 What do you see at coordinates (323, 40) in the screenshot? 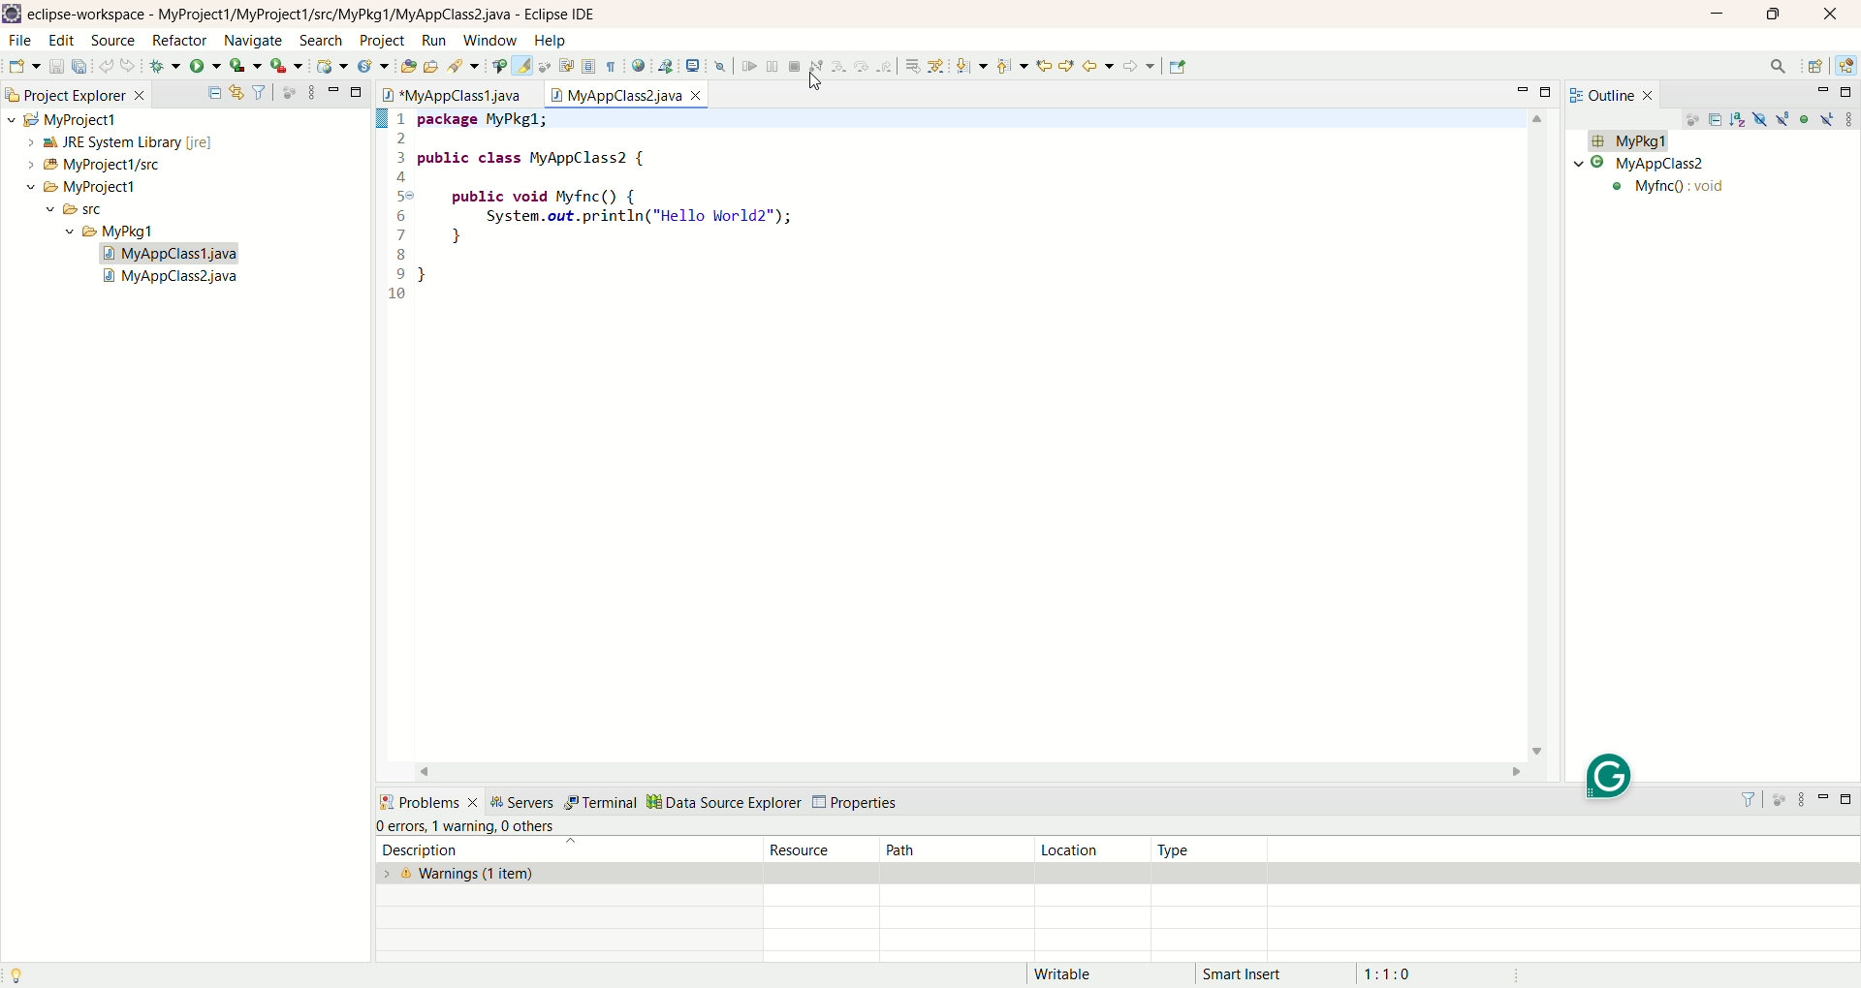
I see `search` at bounding box center [323, 40].